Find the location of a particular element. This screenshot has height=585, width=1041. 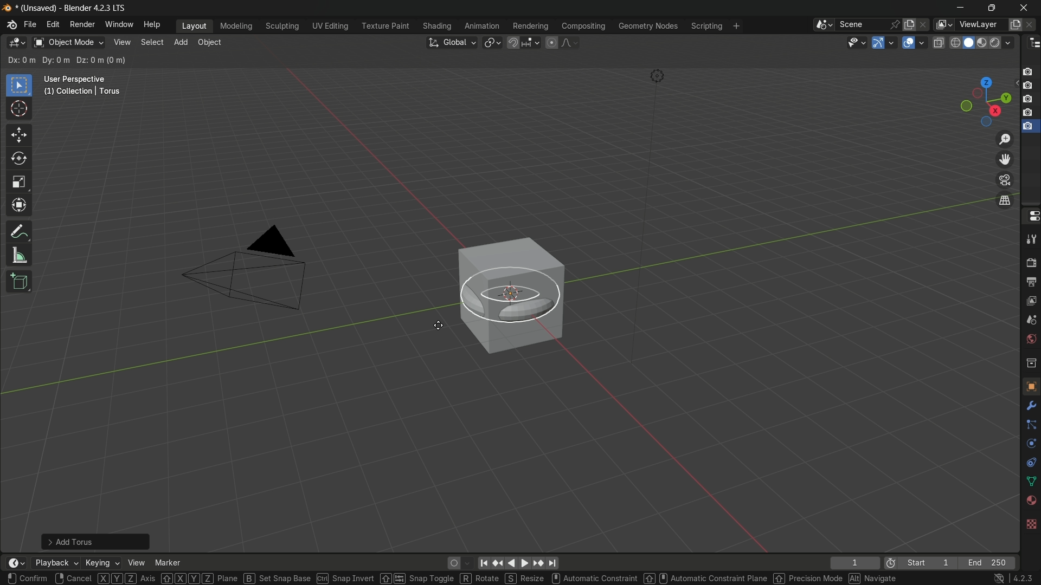

file menu is located at coordinates (30, 24).